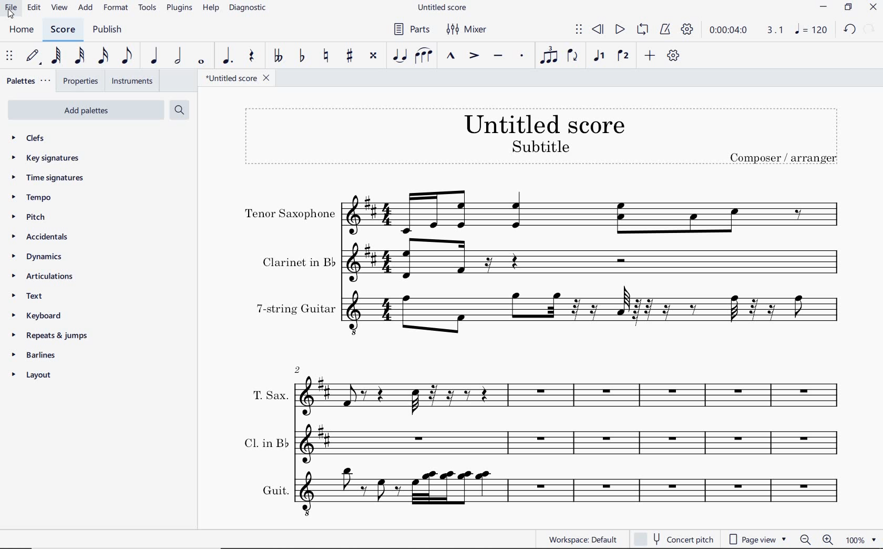  I want to click on VIEW, so click(59, 7).